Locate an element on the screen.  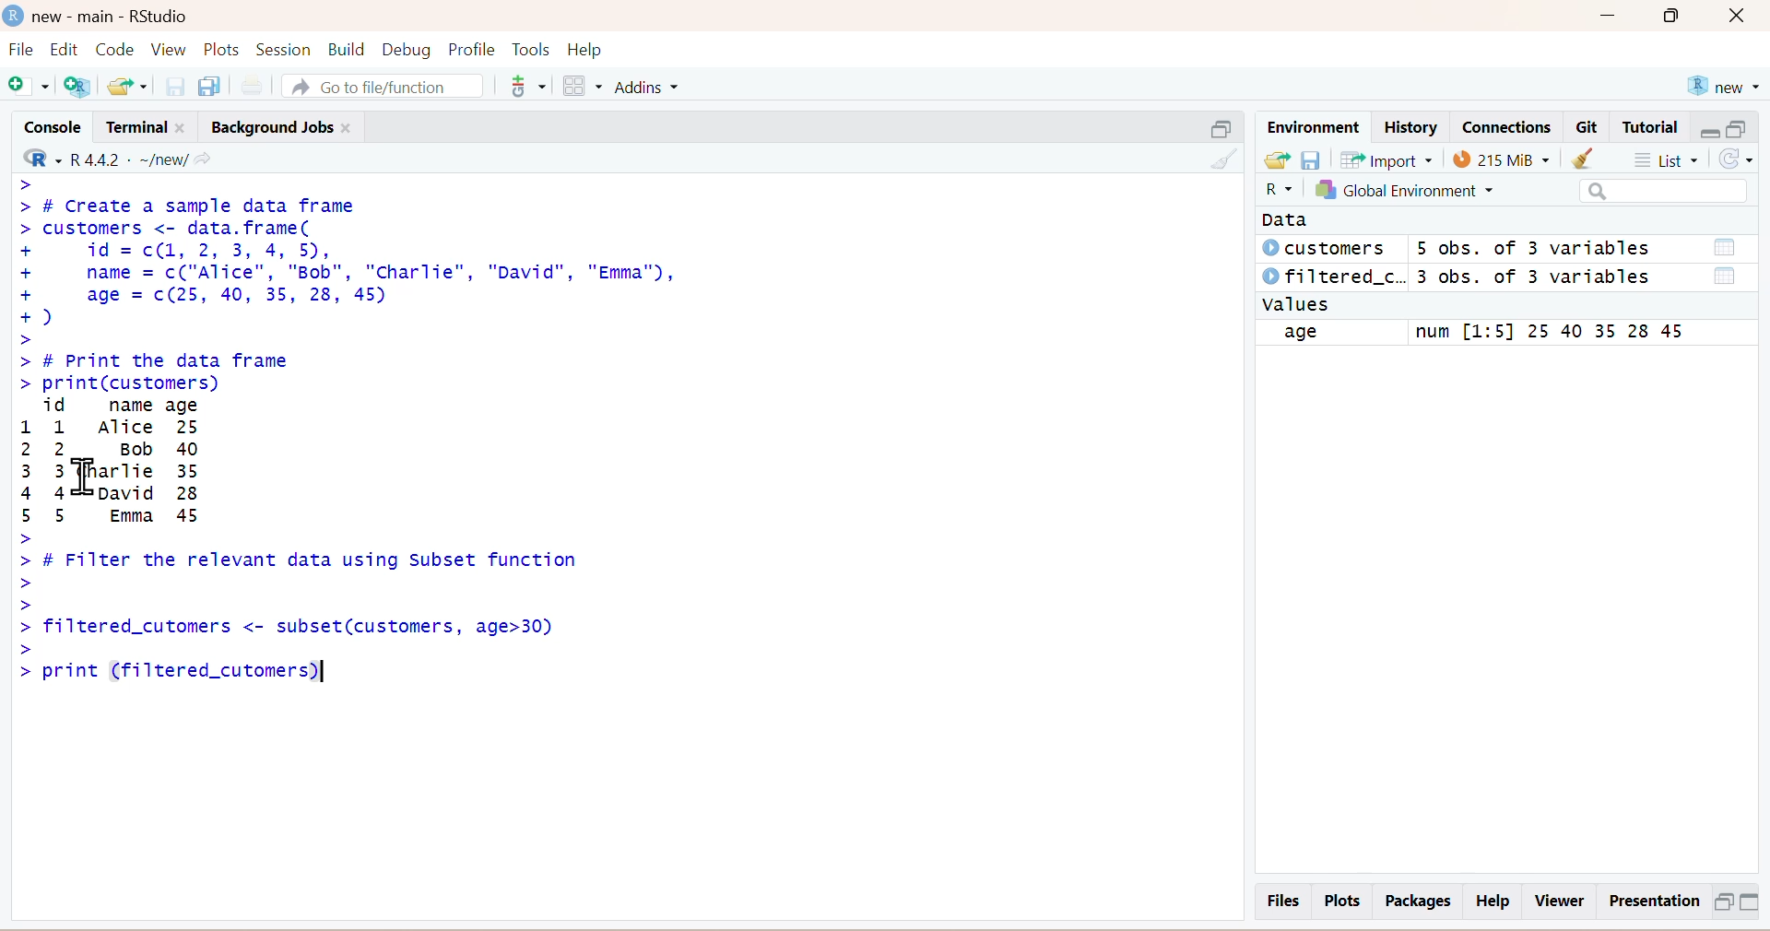
Help is located at coordinates (601, 49).